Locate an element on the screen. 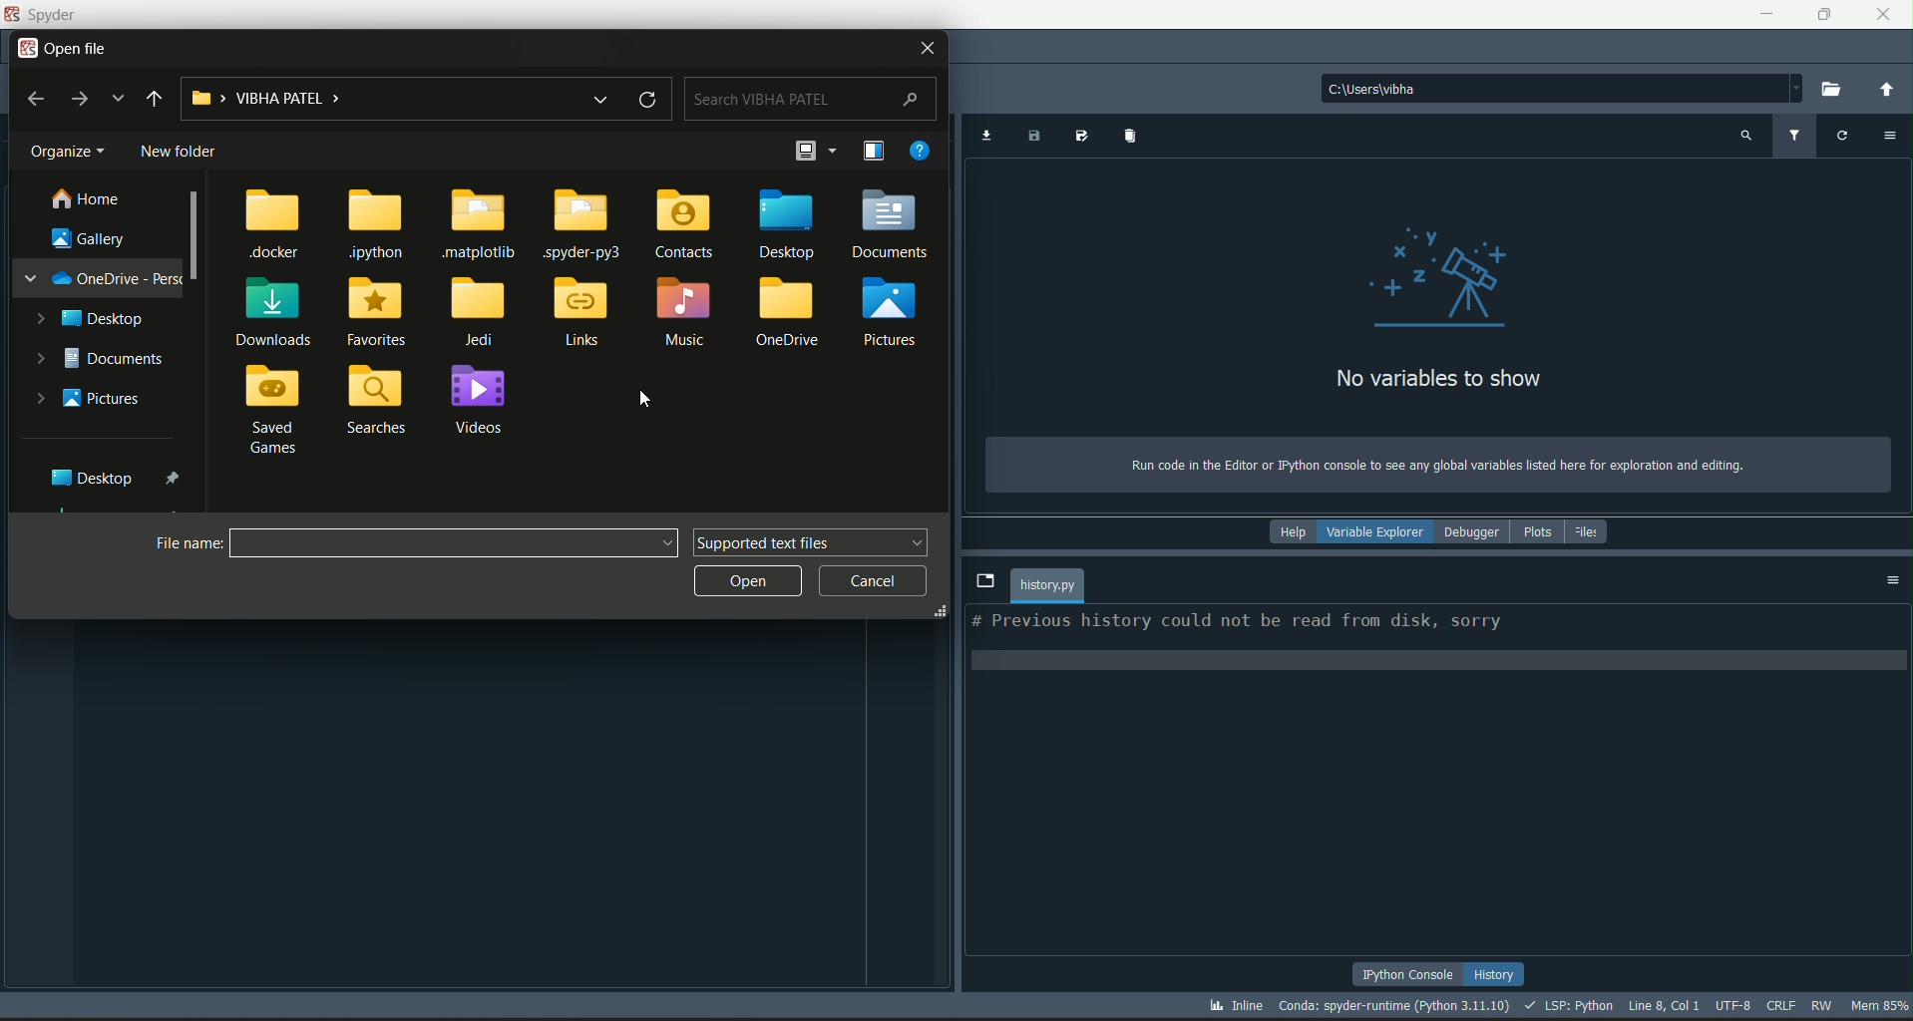  cancel is located at coordinates (875, 579).